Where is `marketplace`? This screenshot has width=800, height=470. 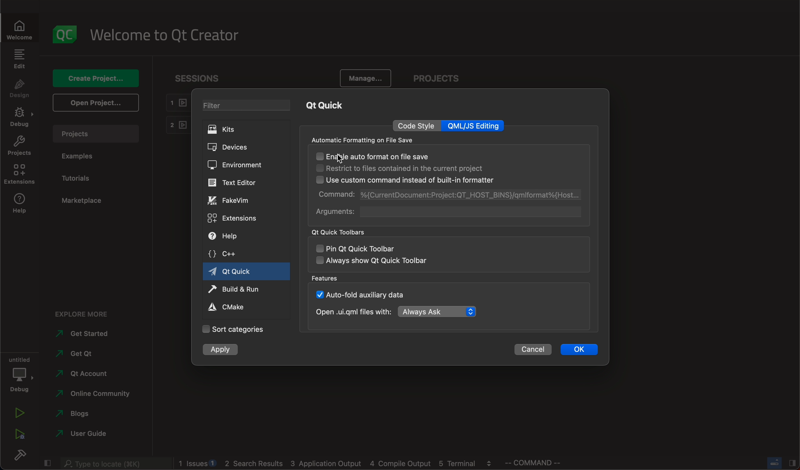 marketplace is located at coordinates (93, 200).